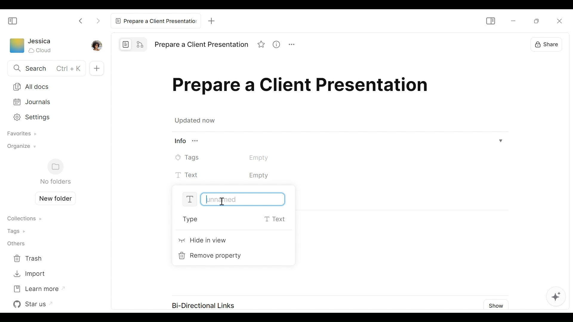 This screenshot has height=322, width=573. What do you see at coordinates (98, 20) in the screenshot?
I see `Click to go Forward` at bounding box center [98, 20].